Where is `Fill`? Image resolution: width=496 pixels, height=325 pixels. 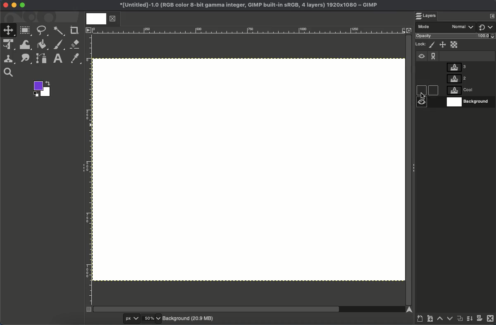
Fill is located at coordinates (43, 45).